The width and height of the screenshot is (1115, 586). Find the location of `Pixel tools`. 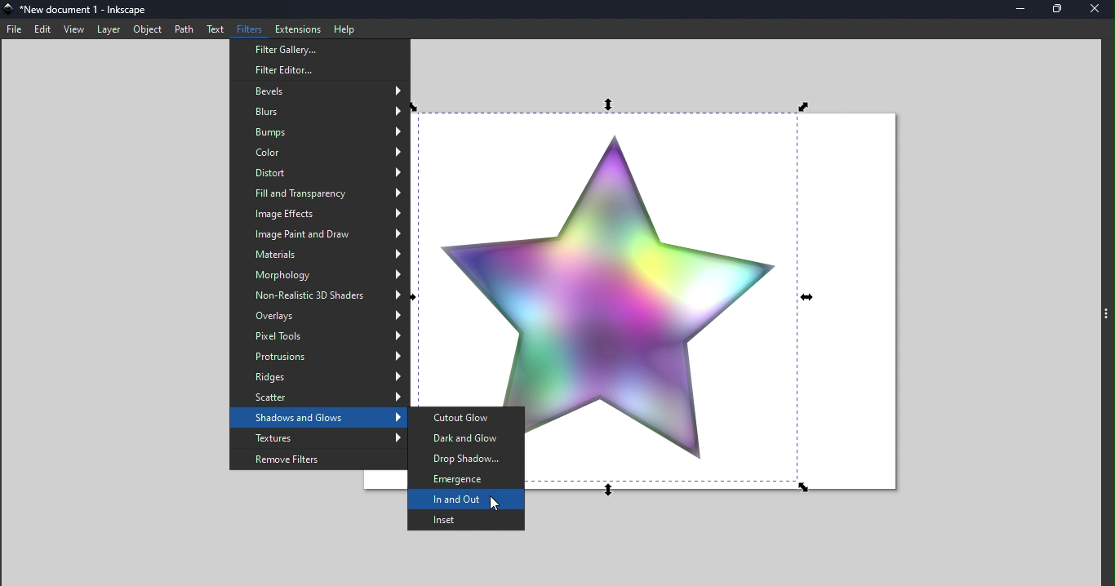

Pixel tools is located at coordinates (319, 337).